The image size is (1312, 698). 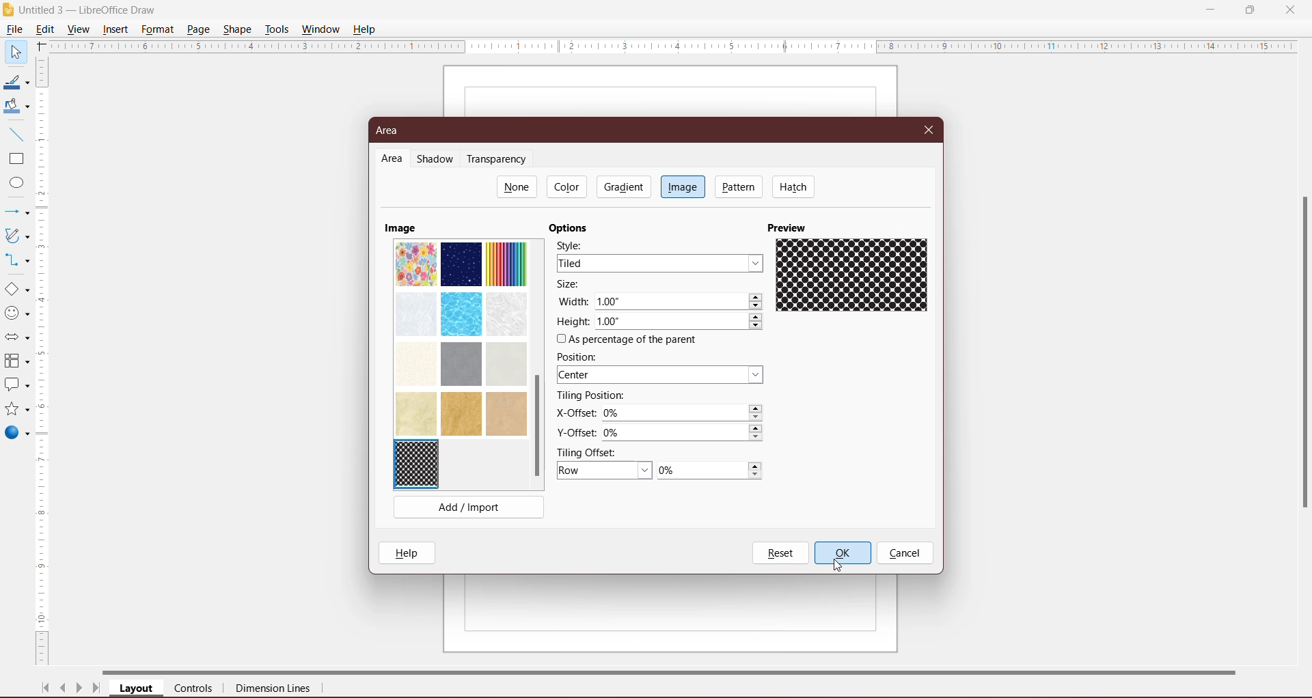 What do you see at coordinates (15, 134) in the screenshot?
I see `Insert Line` at bounding box center [15, 134].